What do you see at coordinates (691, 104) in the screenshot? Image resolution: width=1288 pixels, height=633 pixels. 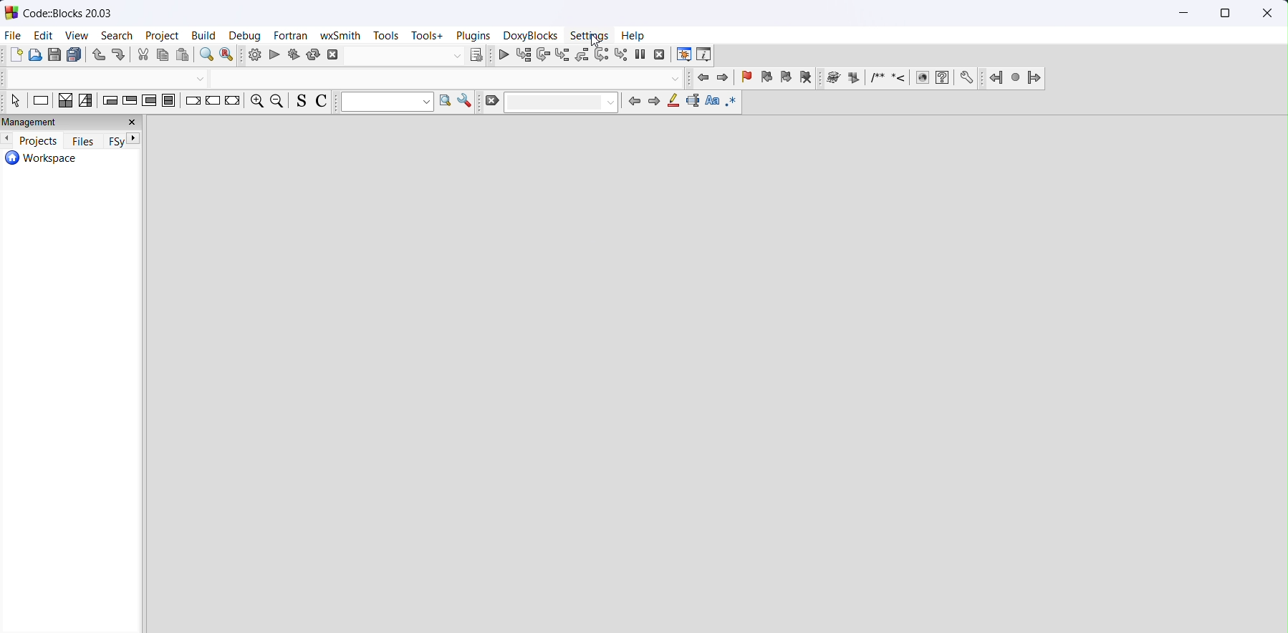 I see `selected text` at bounding box center [691, 104].